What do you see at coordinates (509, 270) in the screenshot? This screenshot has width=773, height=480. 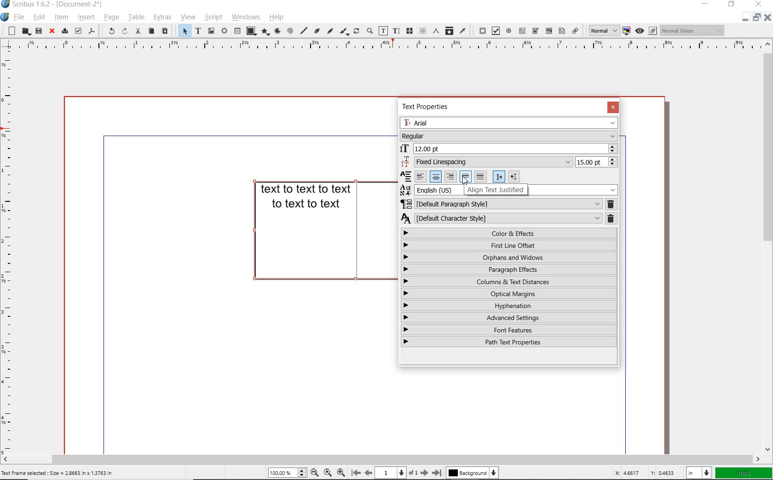 I see `PARAGRAPH EFFECTS` at bounding box center [509, 270].